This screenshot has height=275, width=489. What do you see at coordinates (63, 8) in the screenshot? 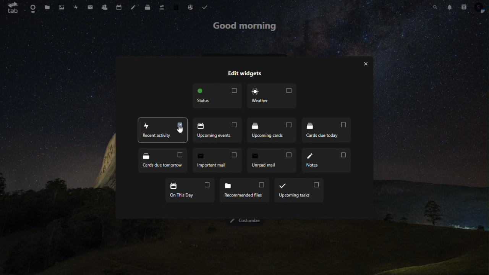
I see `photos` at bounding box center [63, 8].